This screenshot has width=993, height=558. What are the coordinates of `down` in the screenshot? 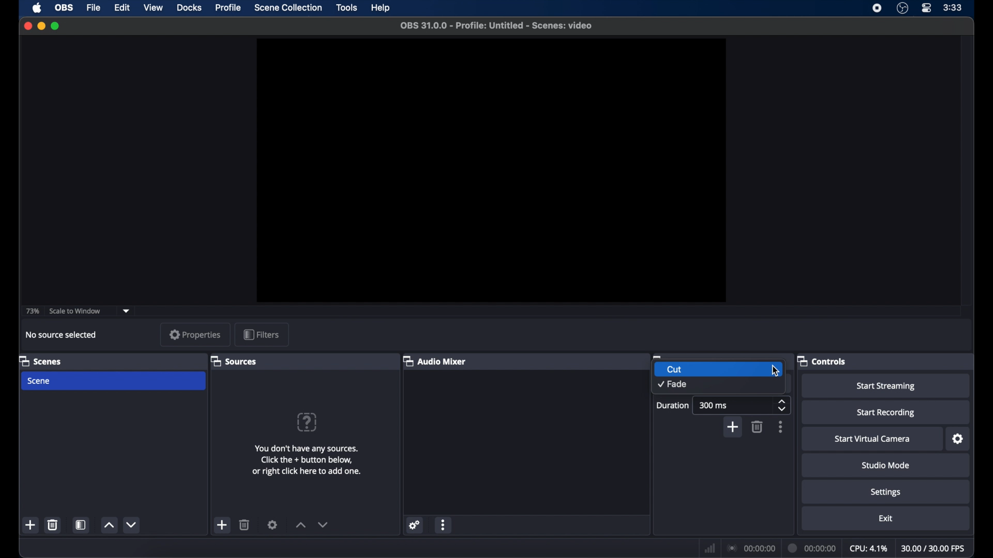 It's located at (131, 524).